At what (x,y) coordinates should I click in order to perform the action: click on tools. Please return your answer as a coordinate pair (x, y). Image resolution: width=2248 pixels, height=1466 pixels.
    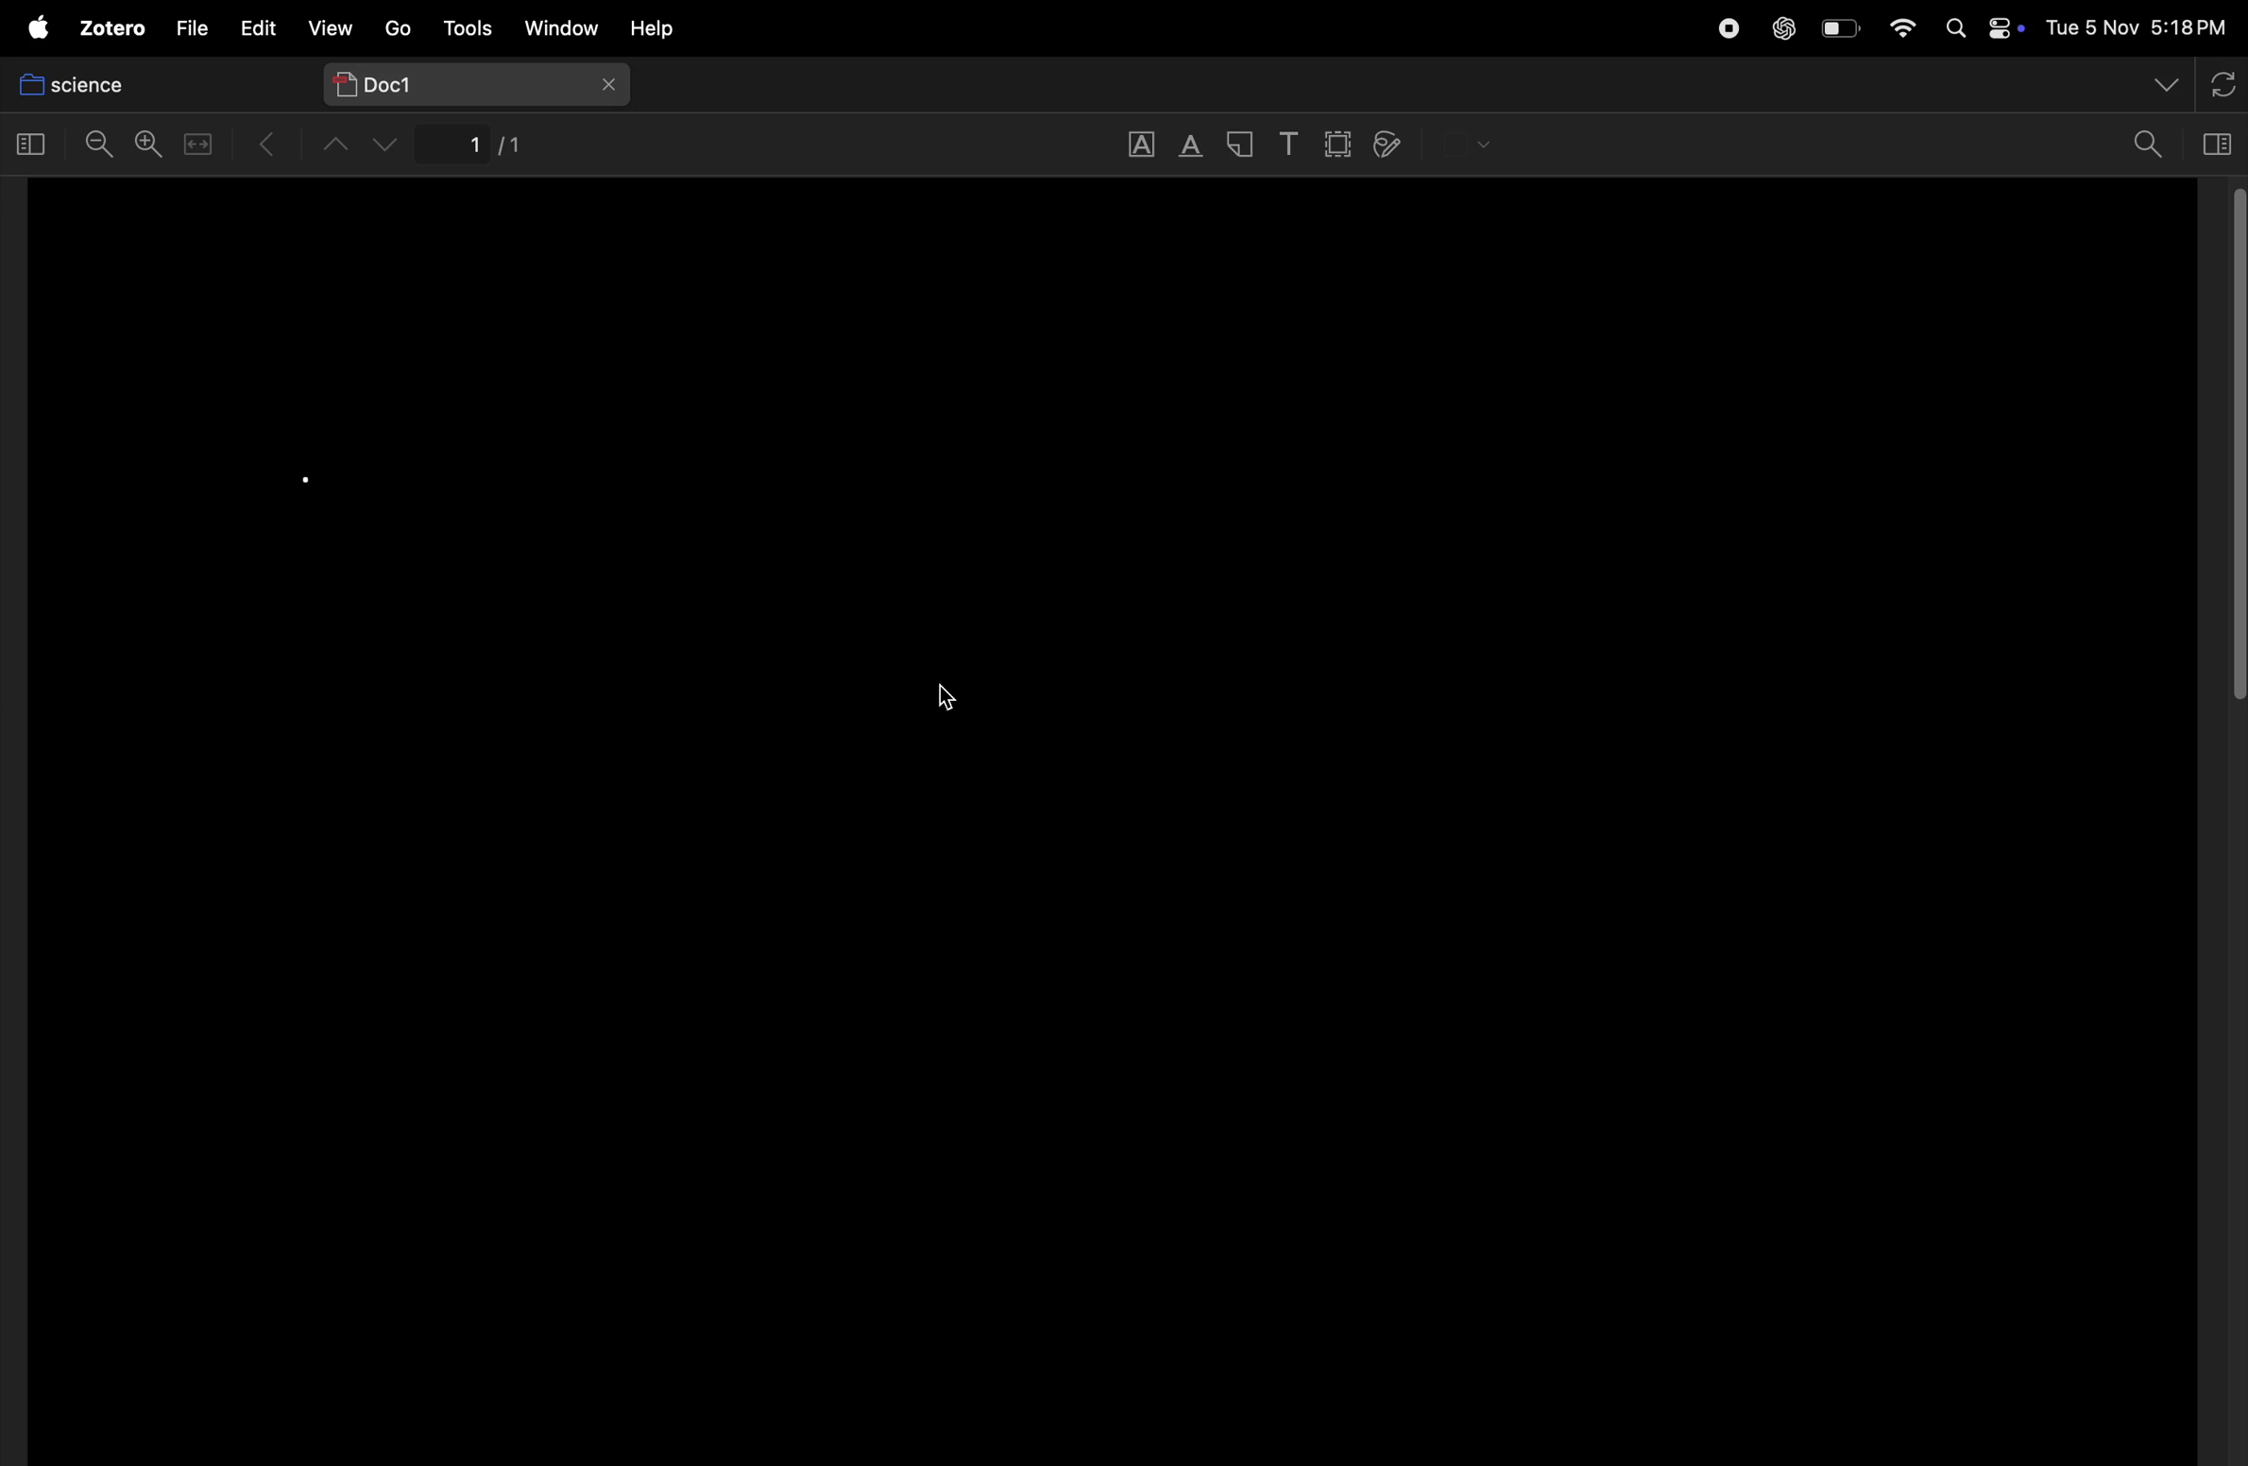
    Looking at the image, I should click on (467, 26).